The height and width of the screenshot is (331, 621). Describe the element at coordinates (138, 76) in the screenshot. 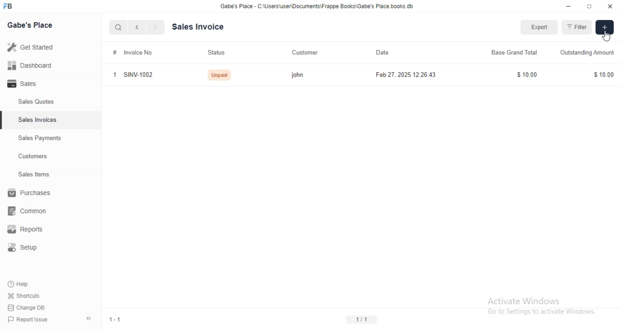

I see `1 SINV-1002` at that location.